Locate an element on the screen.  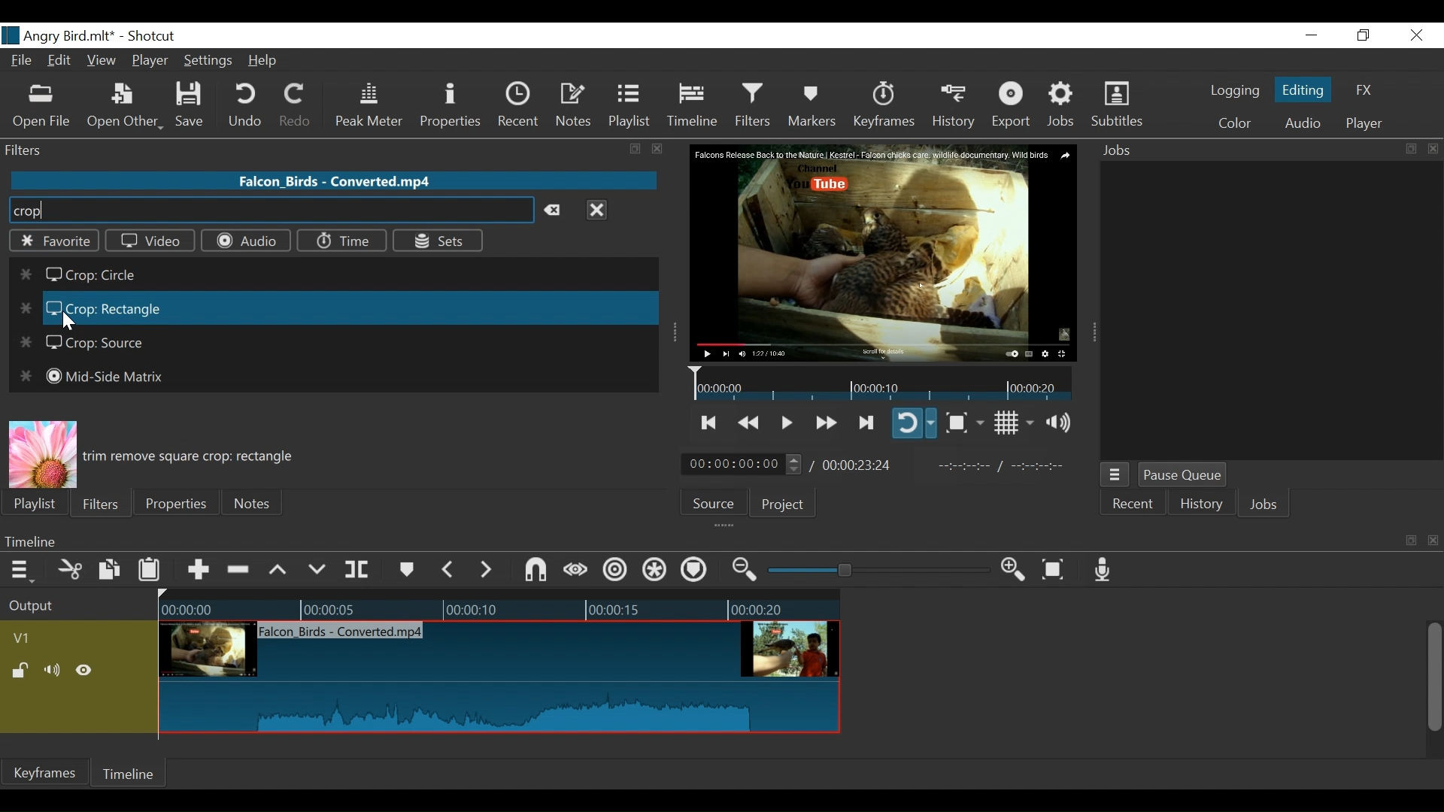
File Name is located at coordinates (23, 62).